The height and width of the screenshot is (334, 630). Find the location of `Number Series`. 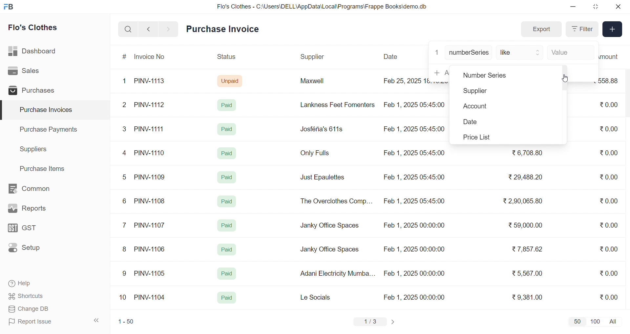

Number Series is located at coordinates (490, 76).